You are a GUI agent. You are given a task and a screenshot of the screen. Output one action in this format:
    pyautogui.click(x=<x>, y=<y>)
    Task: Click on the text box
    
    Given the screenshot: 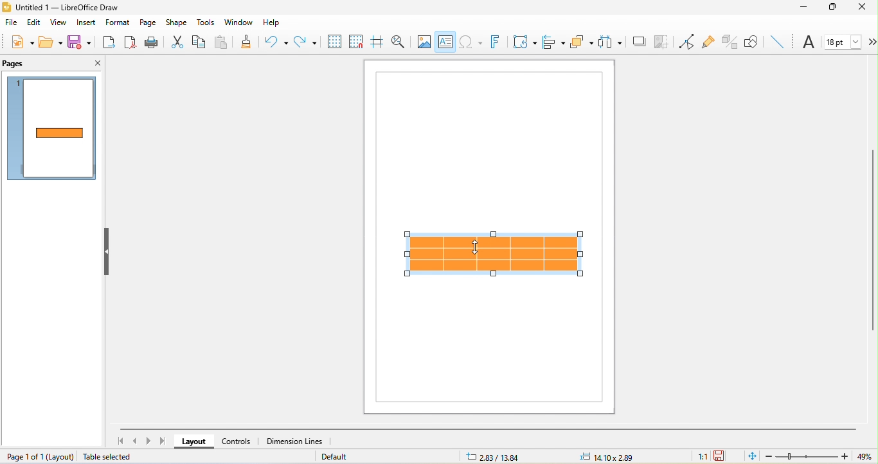 What is the action you would take?
    pyautogui.click(x=445, y=42)
    